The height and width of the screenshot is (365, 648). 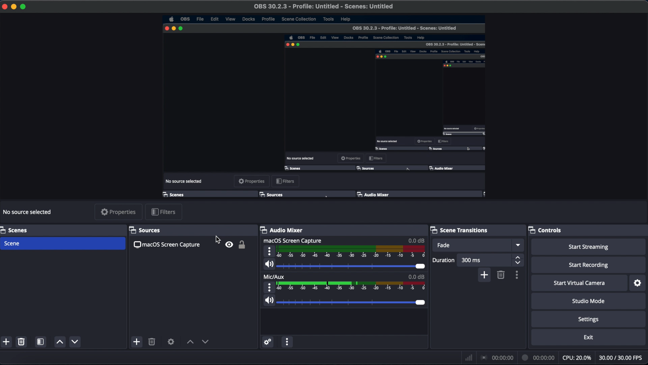 What do you see at coordinates (323, 6) in the screenshot?
I see `OBS untitled file` at bounding box center [323, 6].